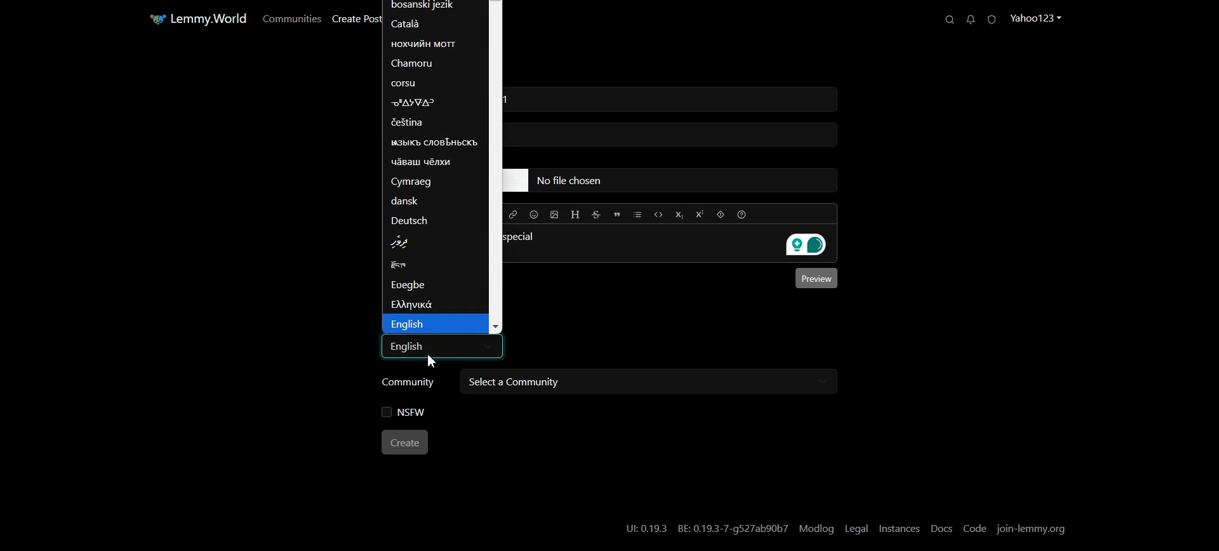 This screenshot has height=551, width=1219. What do you see at coordinates (535, 215) in the screenshot?
I see `Insert Emoji` at bounding box center [535, 215].